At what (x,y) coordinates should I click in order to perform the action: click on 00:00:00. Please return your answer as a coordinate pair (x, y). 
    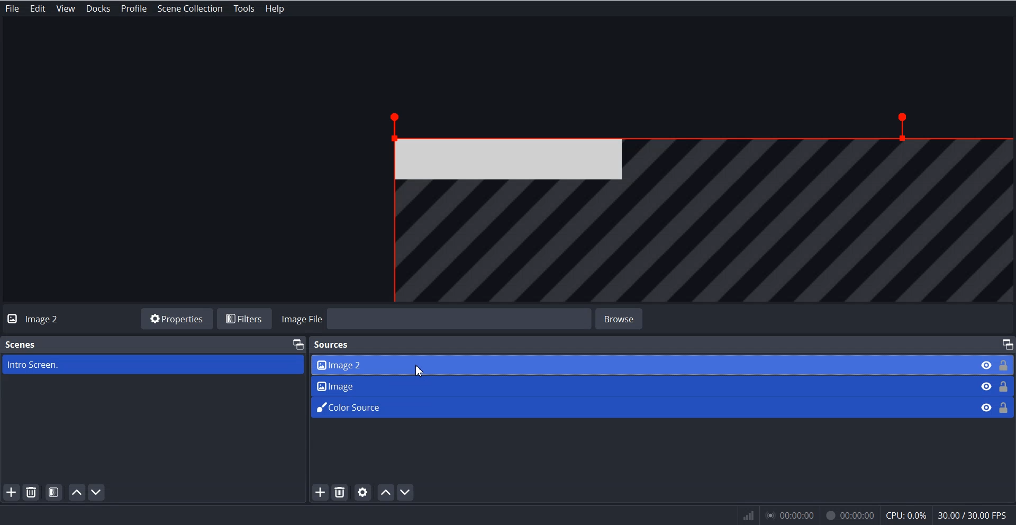
    Looking at the image, I should click on (792, 515).